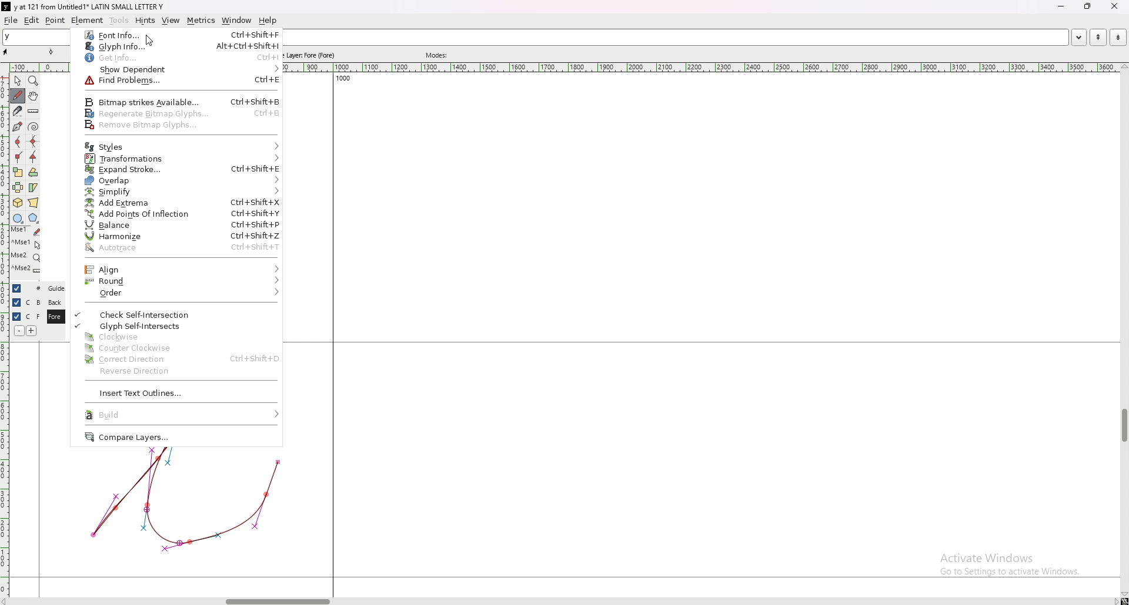 This screenshot has width=1129, height=605. Describe the element at coordinates (201, 21) in the screenshot. I see `metrics` at that location.